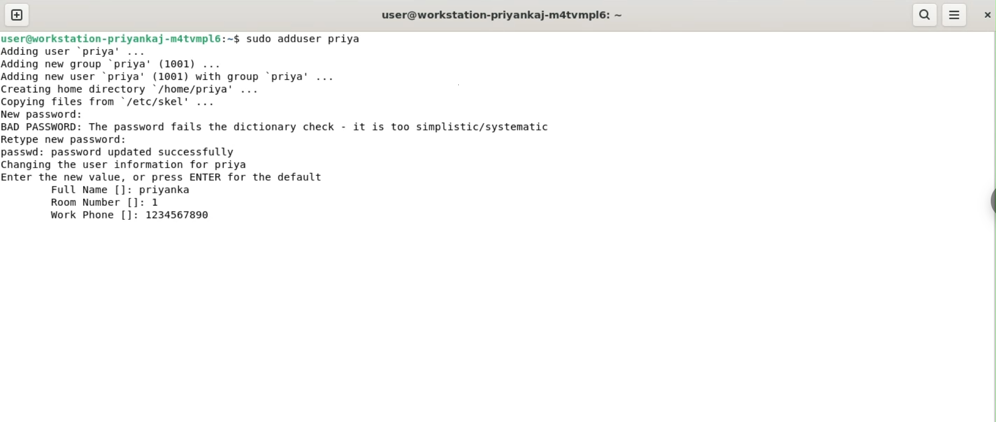  Describe the element at coordinates (69, 190) in the screenshot. I see `full name [] :` at that location.